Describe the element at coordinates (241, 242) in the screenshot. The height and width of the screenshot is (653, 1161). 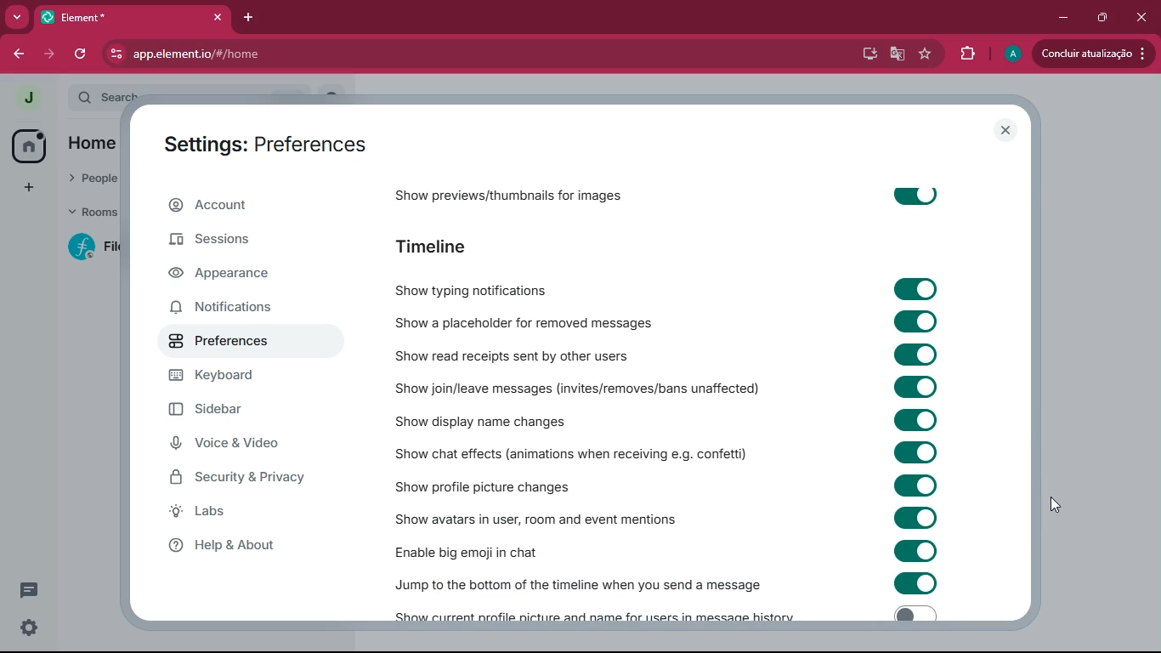
I see `sessions` at that location.